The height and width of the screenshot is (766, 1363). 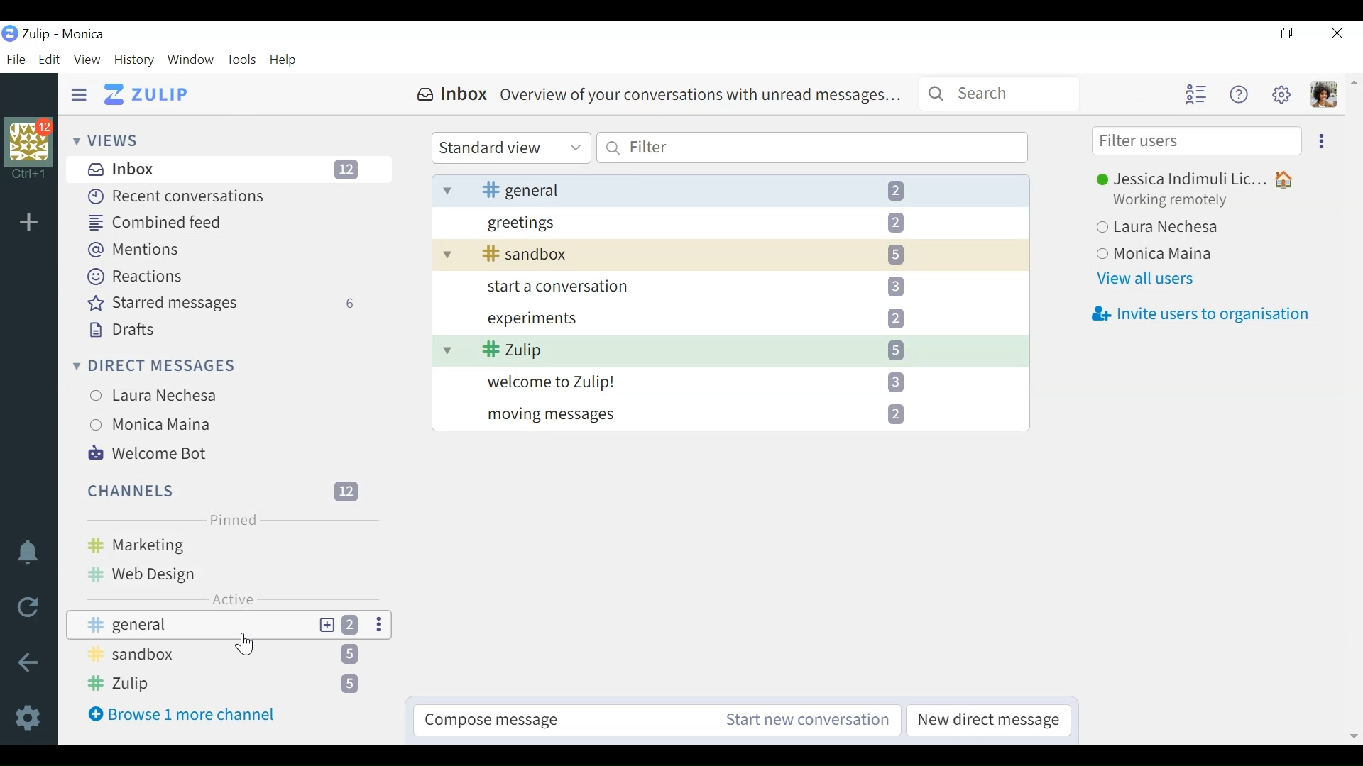 I want to click on Zulip 5, so click(x=730, y=350).